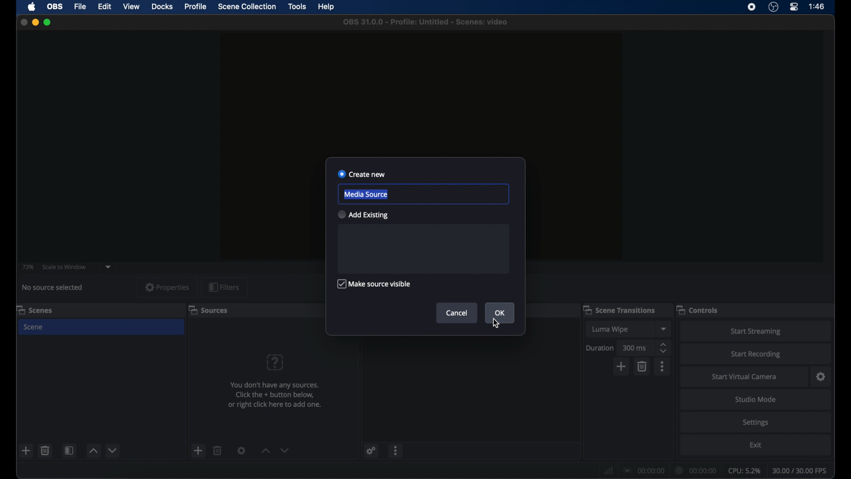  I want to click on start virtual camera, so click(746, 377).